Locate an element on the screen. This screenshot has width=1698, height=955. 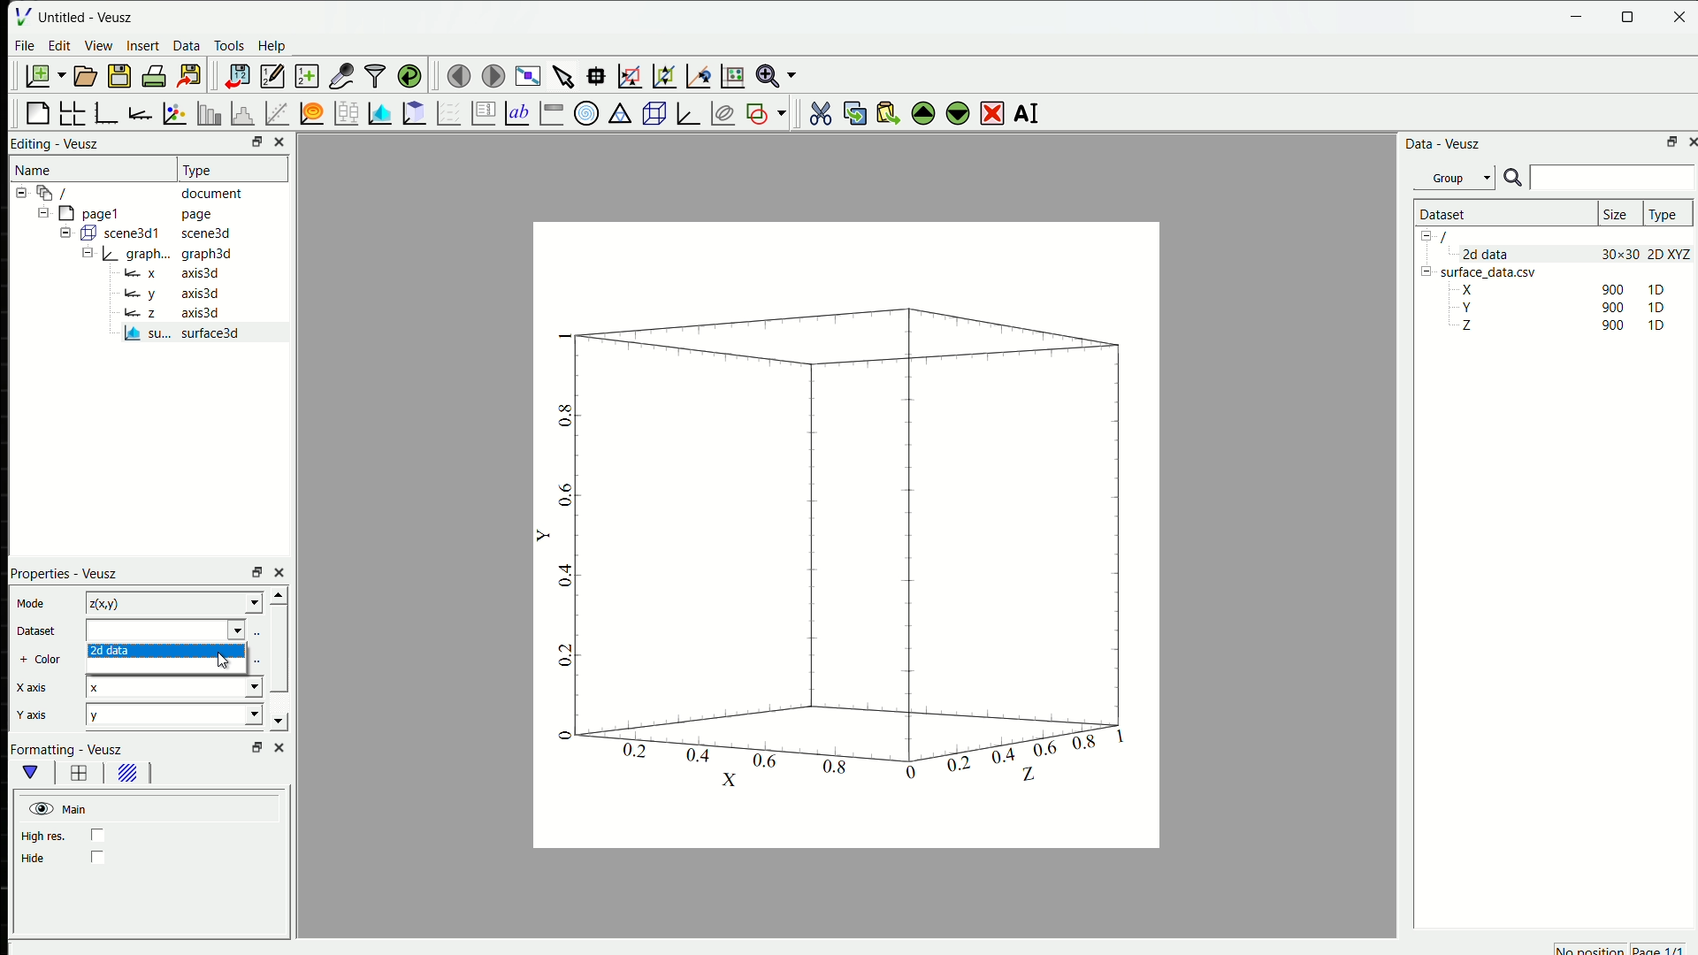
 is located at coordinates (135, 253).